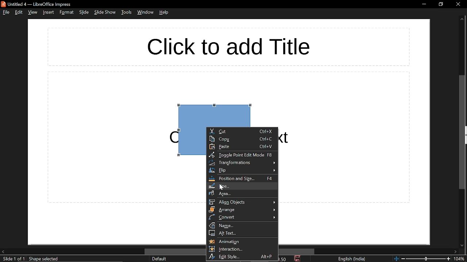 The height and width of the screenshot is (262, 467). Describe the element at coordinates (243, 225) in the screenshot. I see `name` at that location.